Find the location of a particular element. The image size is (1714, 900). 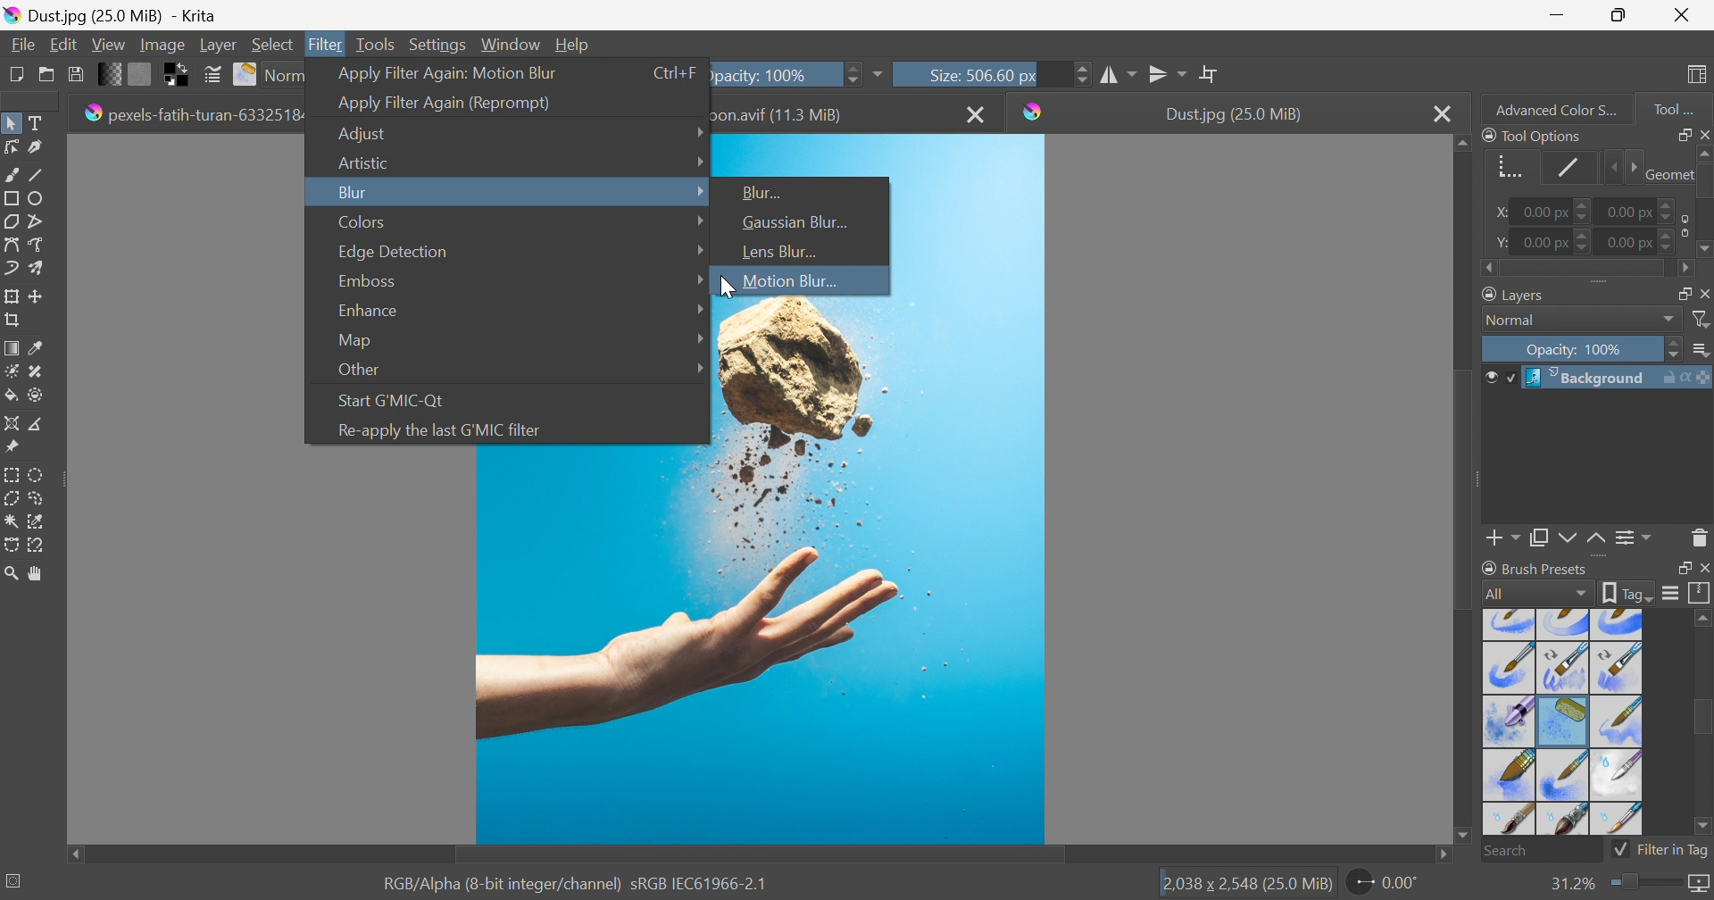

Fill a contiguous area of color with a color or a fill selection is located at coordinates (12, 396).